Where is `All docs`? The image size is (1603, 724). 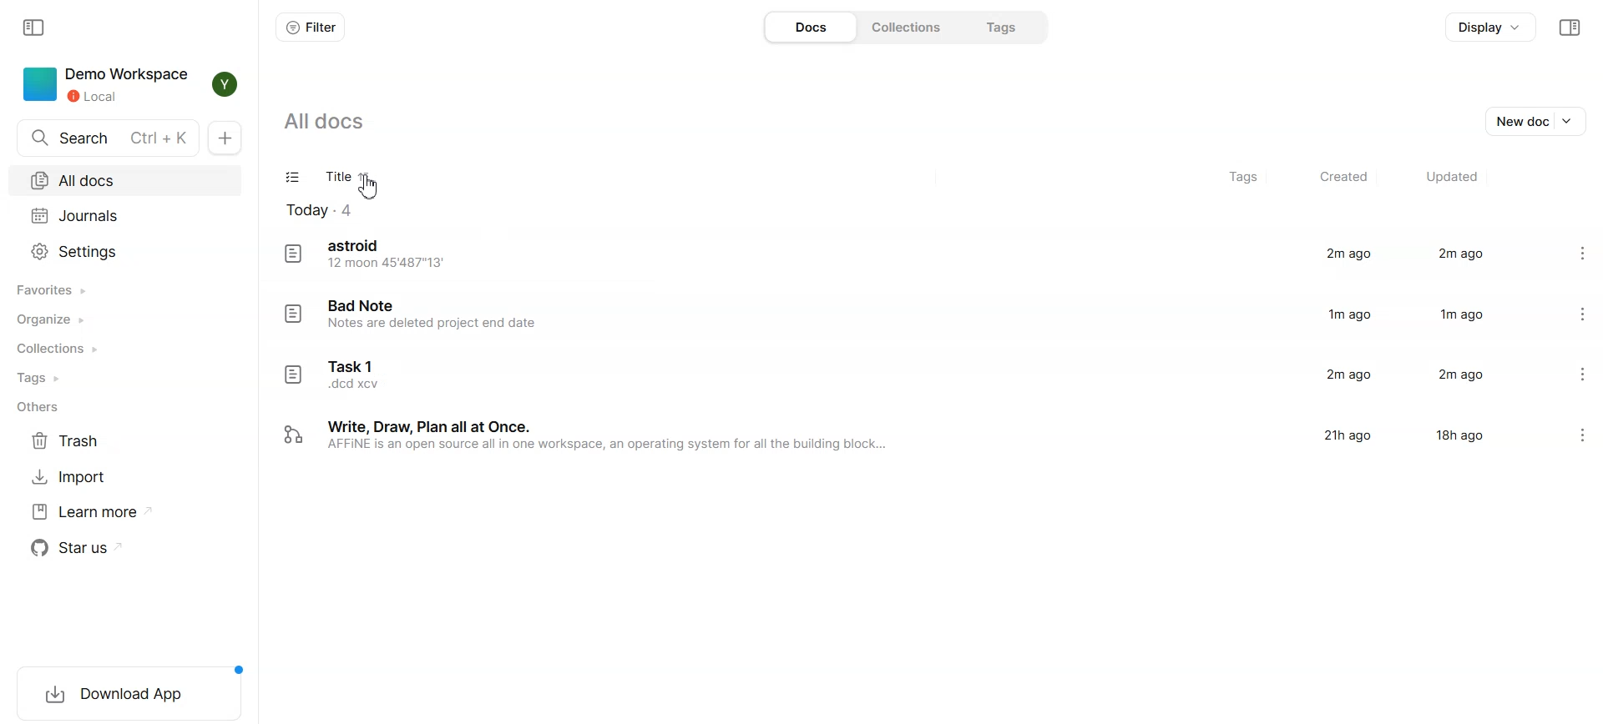
All docs is located at coordinates (324, 119).